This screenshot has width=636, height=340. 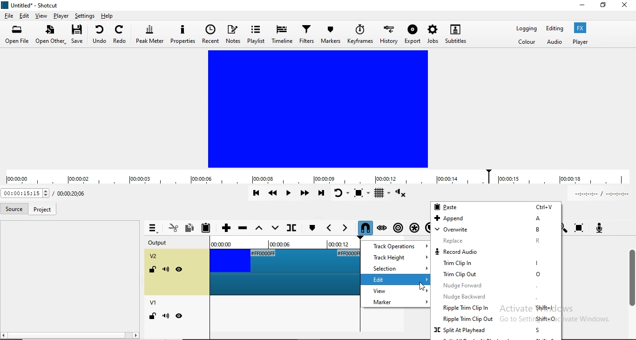 What do you see at coordinates (167, 271) in the screenshot?
I see `mute` at bounding box center [167, 271].